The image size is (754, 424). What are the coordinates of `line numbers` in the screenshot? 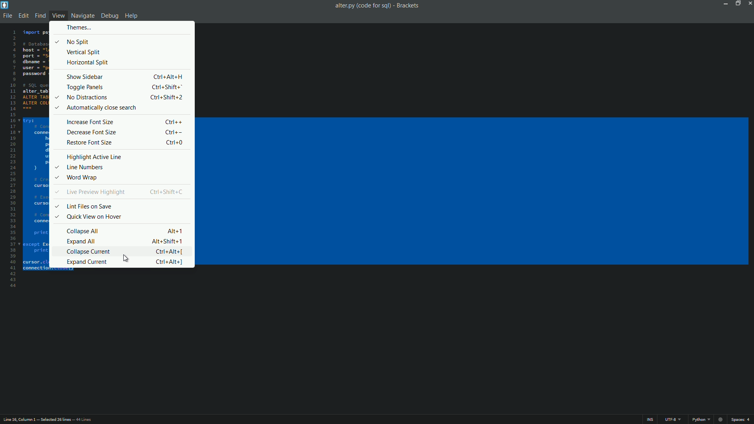 It's located at (88, 167).